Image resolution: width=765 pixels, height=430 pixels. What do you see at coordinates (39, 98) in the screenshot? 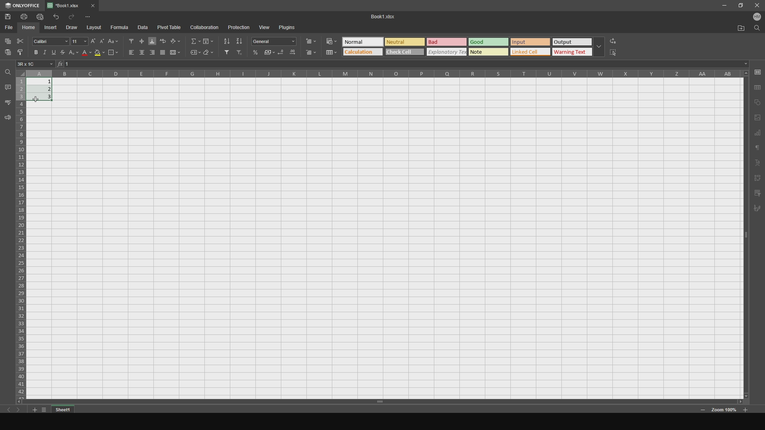
I see `cursor` at bounding box center [39, 98].